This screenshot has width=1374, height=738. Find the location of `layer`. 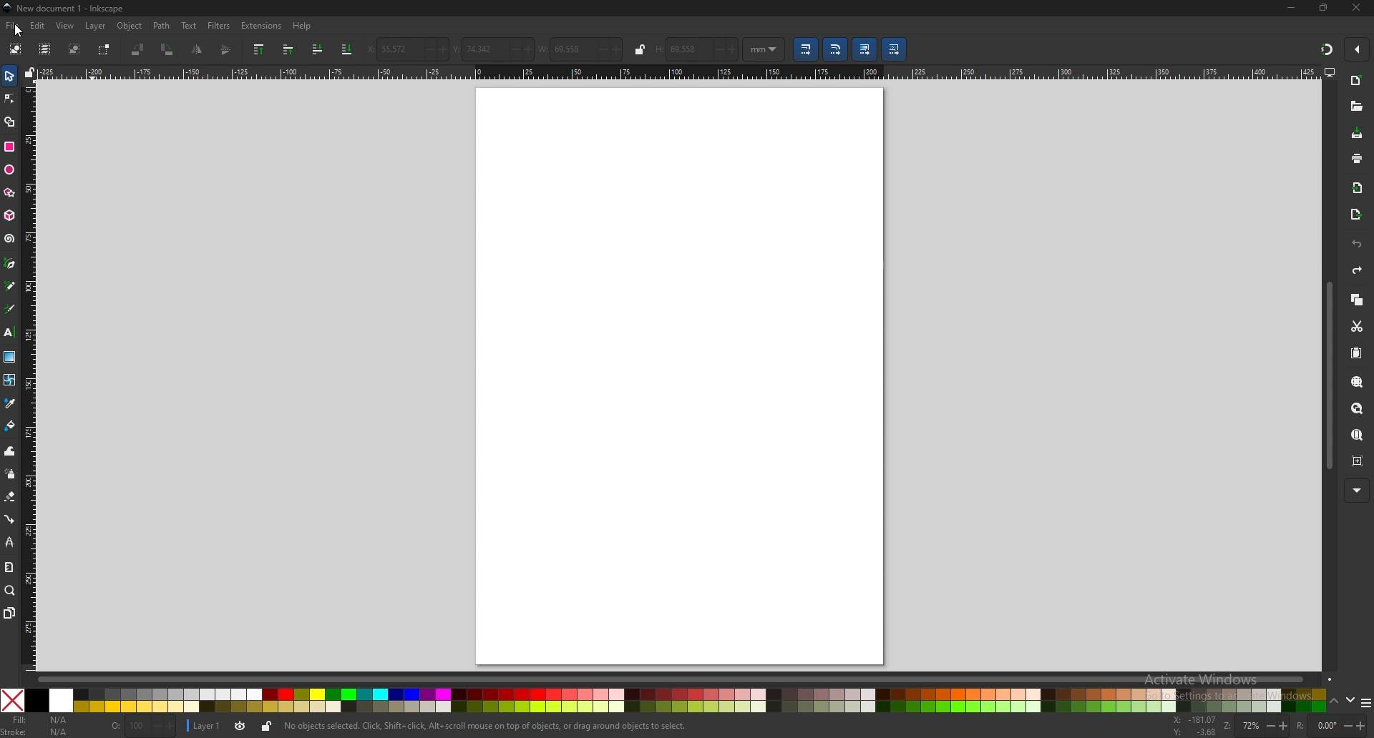

layer is located at coordinates (97, 26).